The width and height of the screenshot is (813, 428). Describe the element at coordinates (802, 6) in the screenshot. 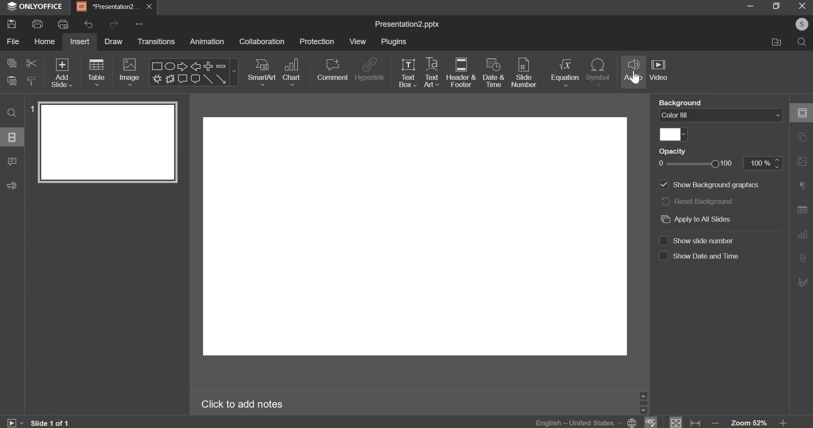

I see `exit` at that location.